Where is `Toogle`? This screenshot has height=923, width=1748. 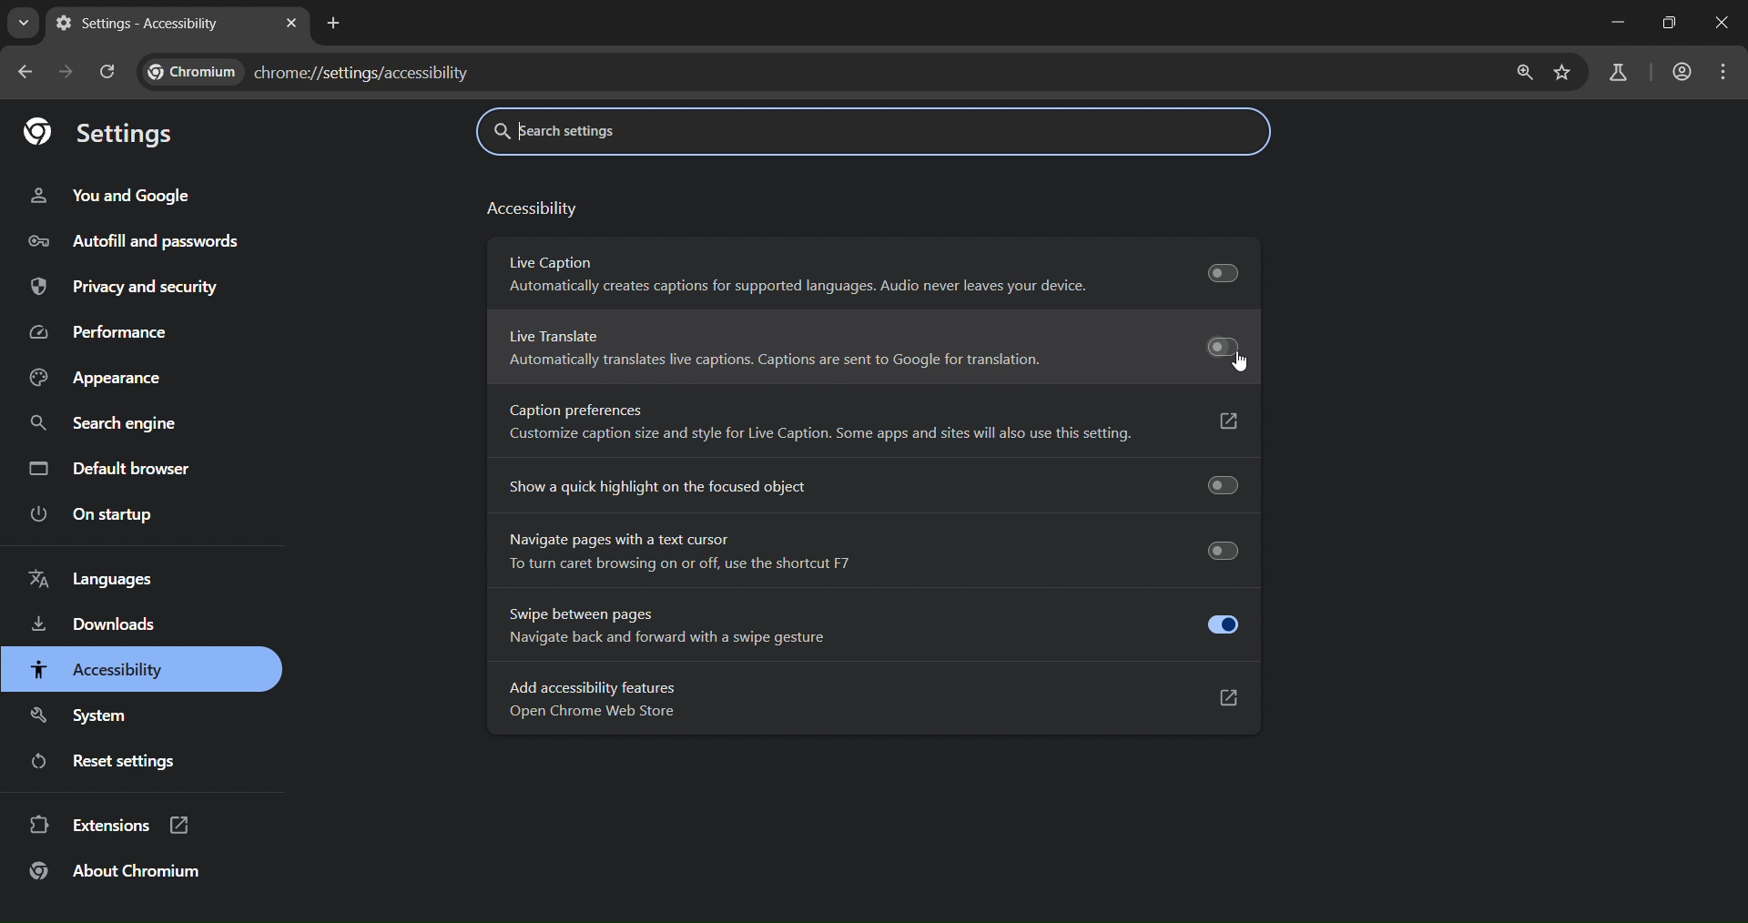
Toogle is located at coordinates (1222, 623).